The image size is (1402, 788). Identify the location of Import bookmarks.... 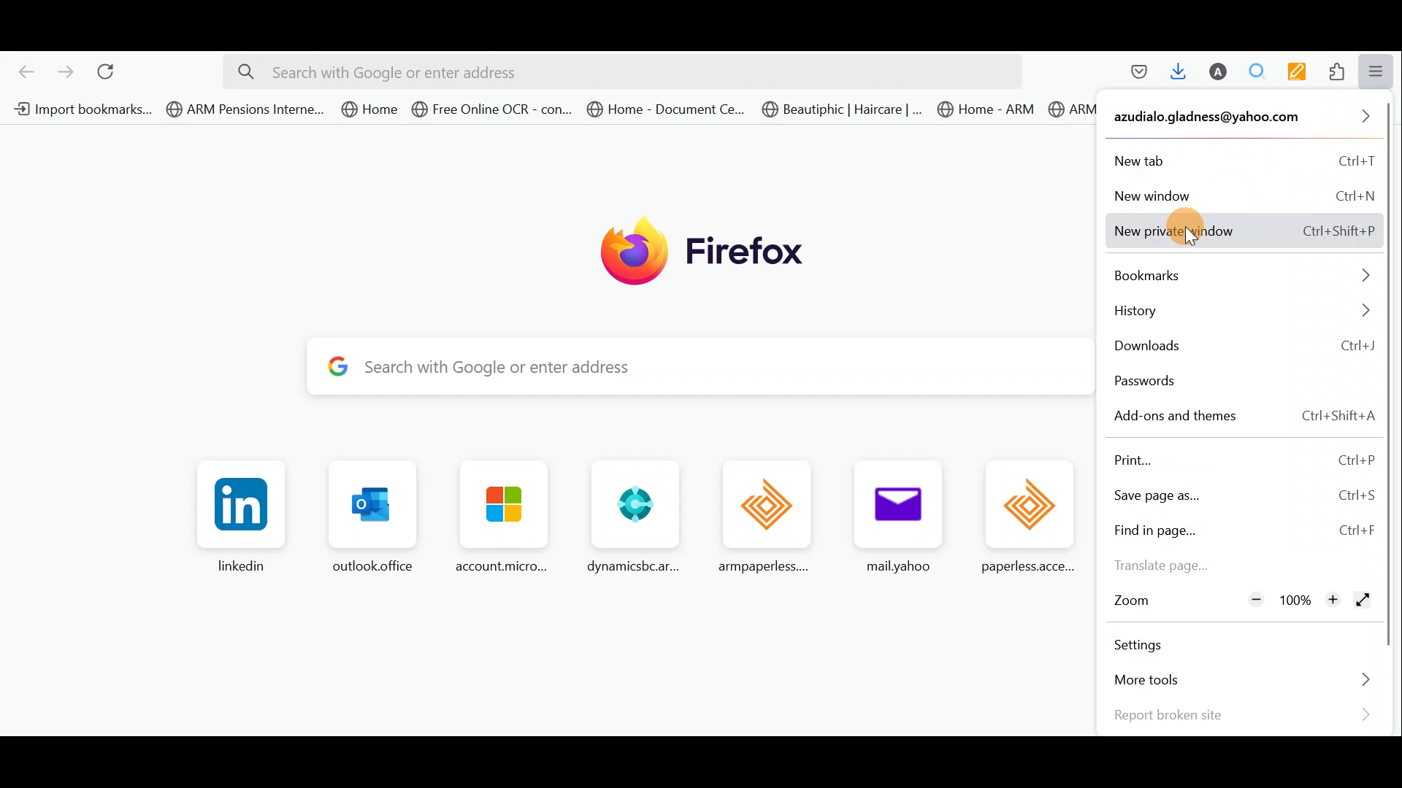
(80, 109).